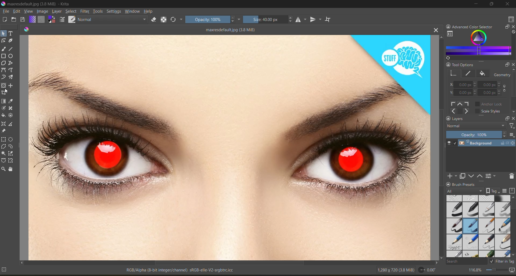 This screenshot has width=516, height=276. I want to click on reload original preset, so click(177, 20).